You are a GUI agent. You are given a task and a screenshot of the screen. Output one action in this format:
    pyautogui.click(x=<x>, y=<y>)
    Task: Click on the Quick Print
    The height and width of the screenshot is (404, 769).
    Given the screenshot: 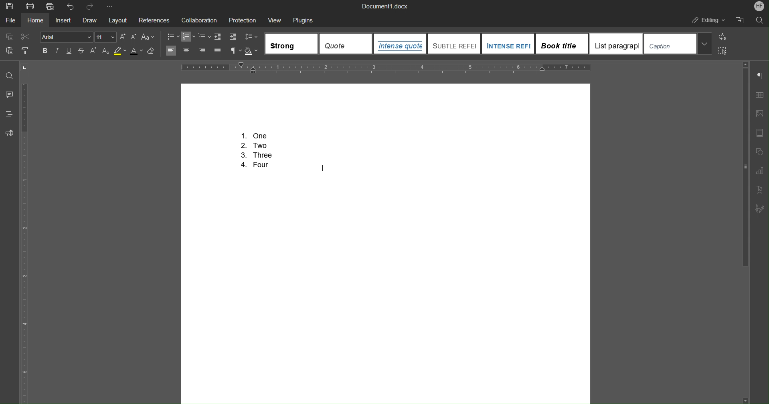 What is the action you would take?
    pyautogui.click(x=51, y=6)
    